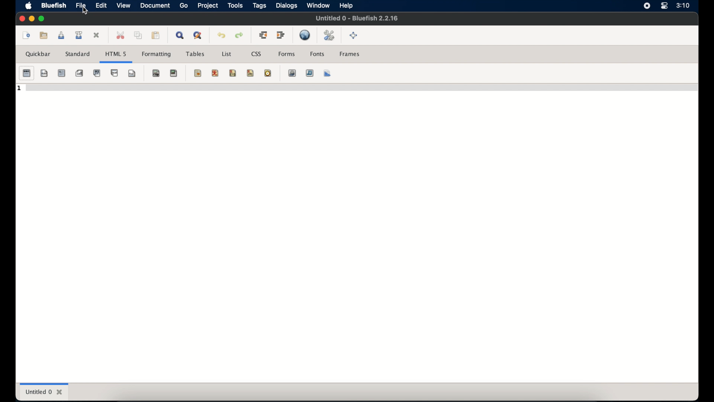  What do you see at coordinates (85, 11) in the screenshot?
I see `cursor` at bounding box center [85, 11].